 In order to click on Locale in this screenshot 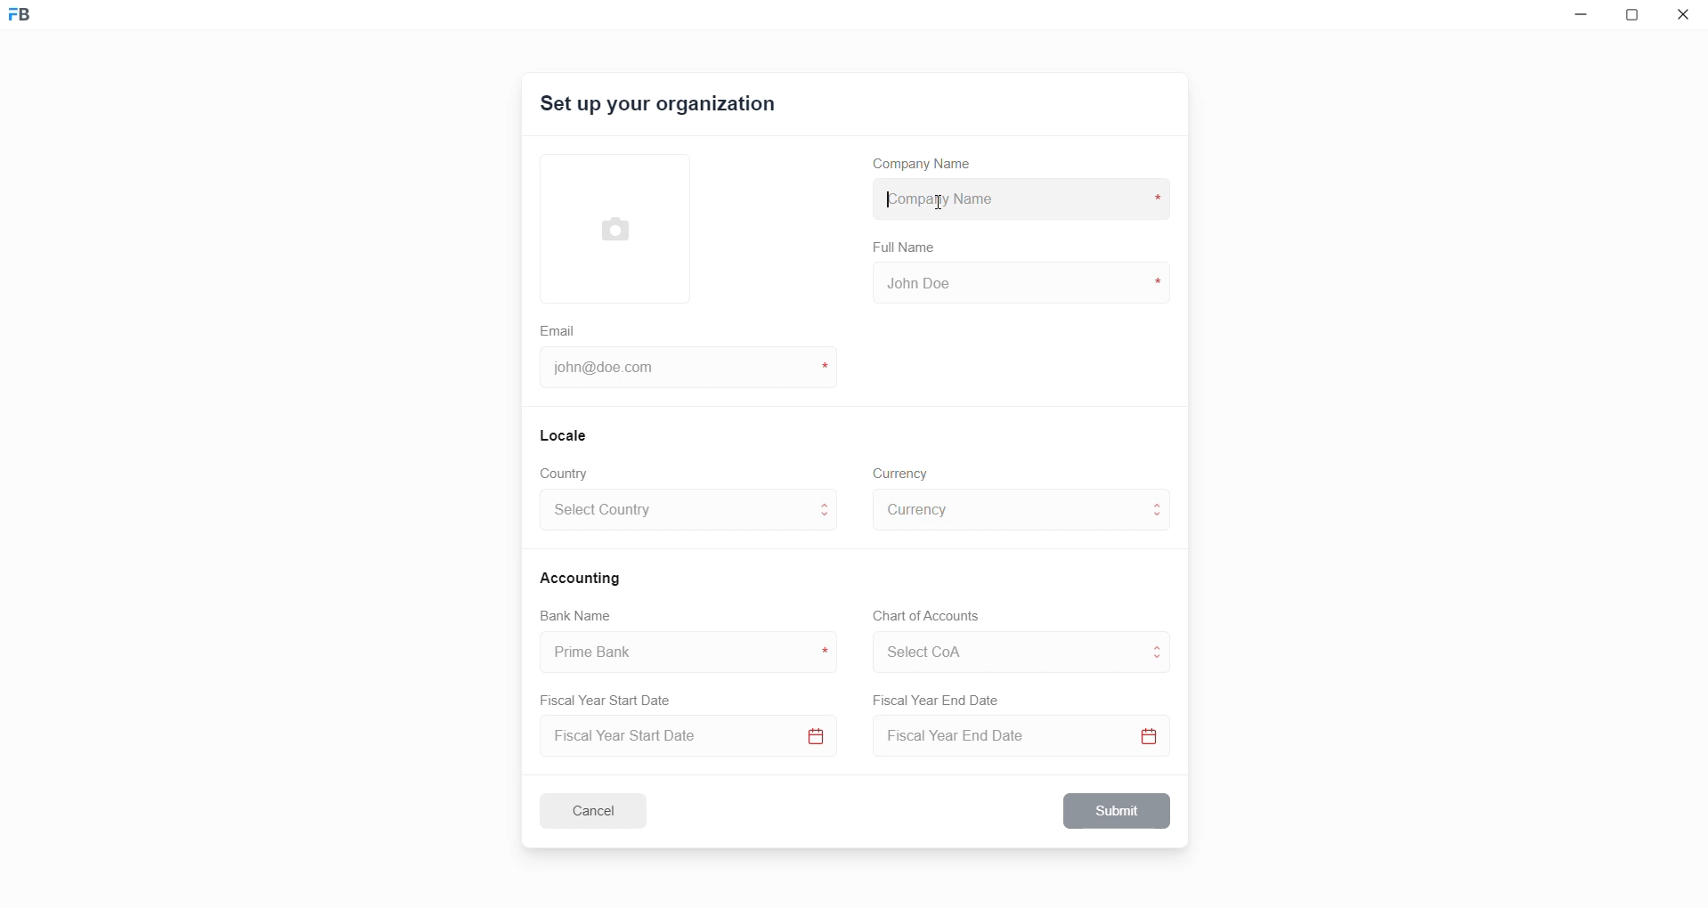, I will do `click(565, 434)`.